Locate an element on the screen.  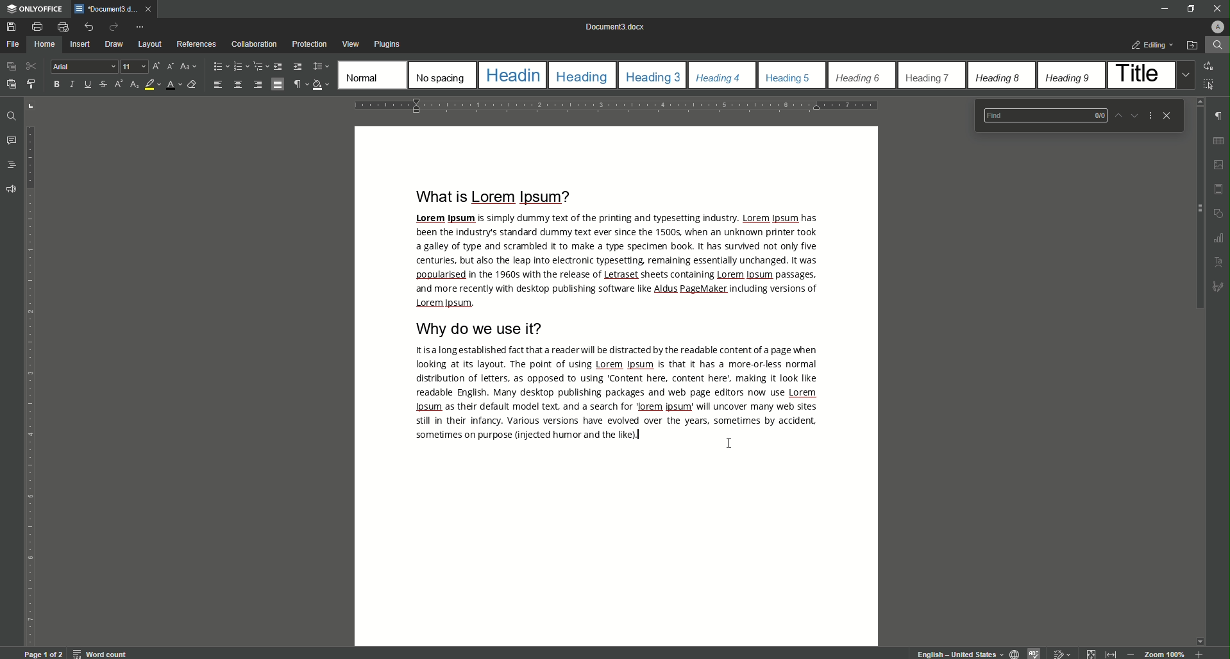
Heading 8 is located at coordinates (998, 76).